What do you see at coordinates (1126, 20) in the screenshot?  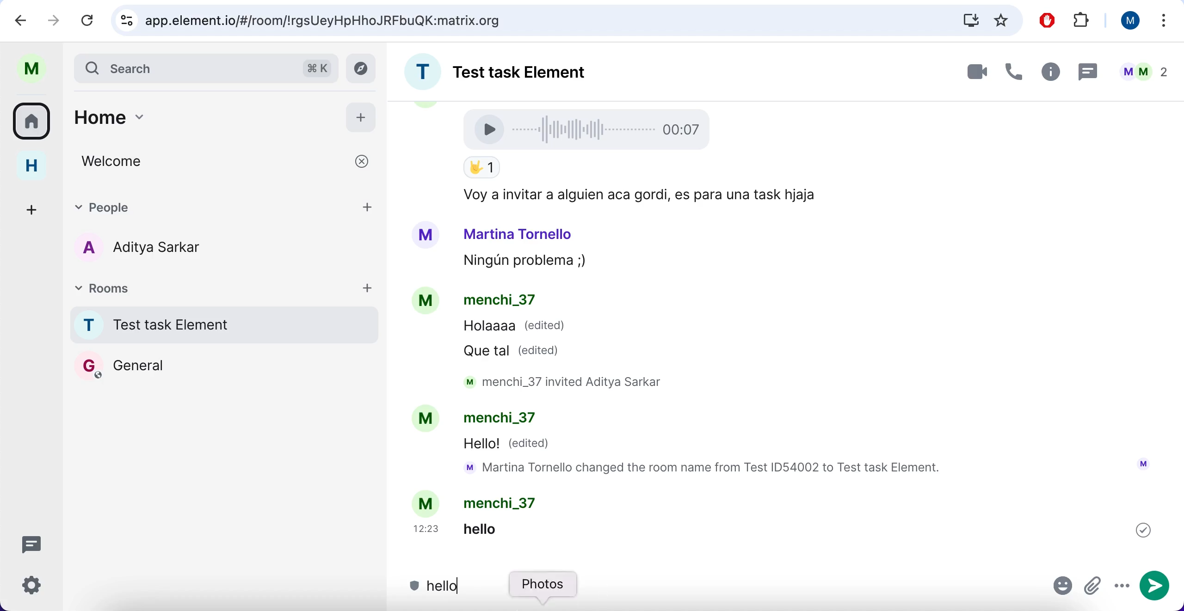 I see `user` at bounding box center [1126, 20].